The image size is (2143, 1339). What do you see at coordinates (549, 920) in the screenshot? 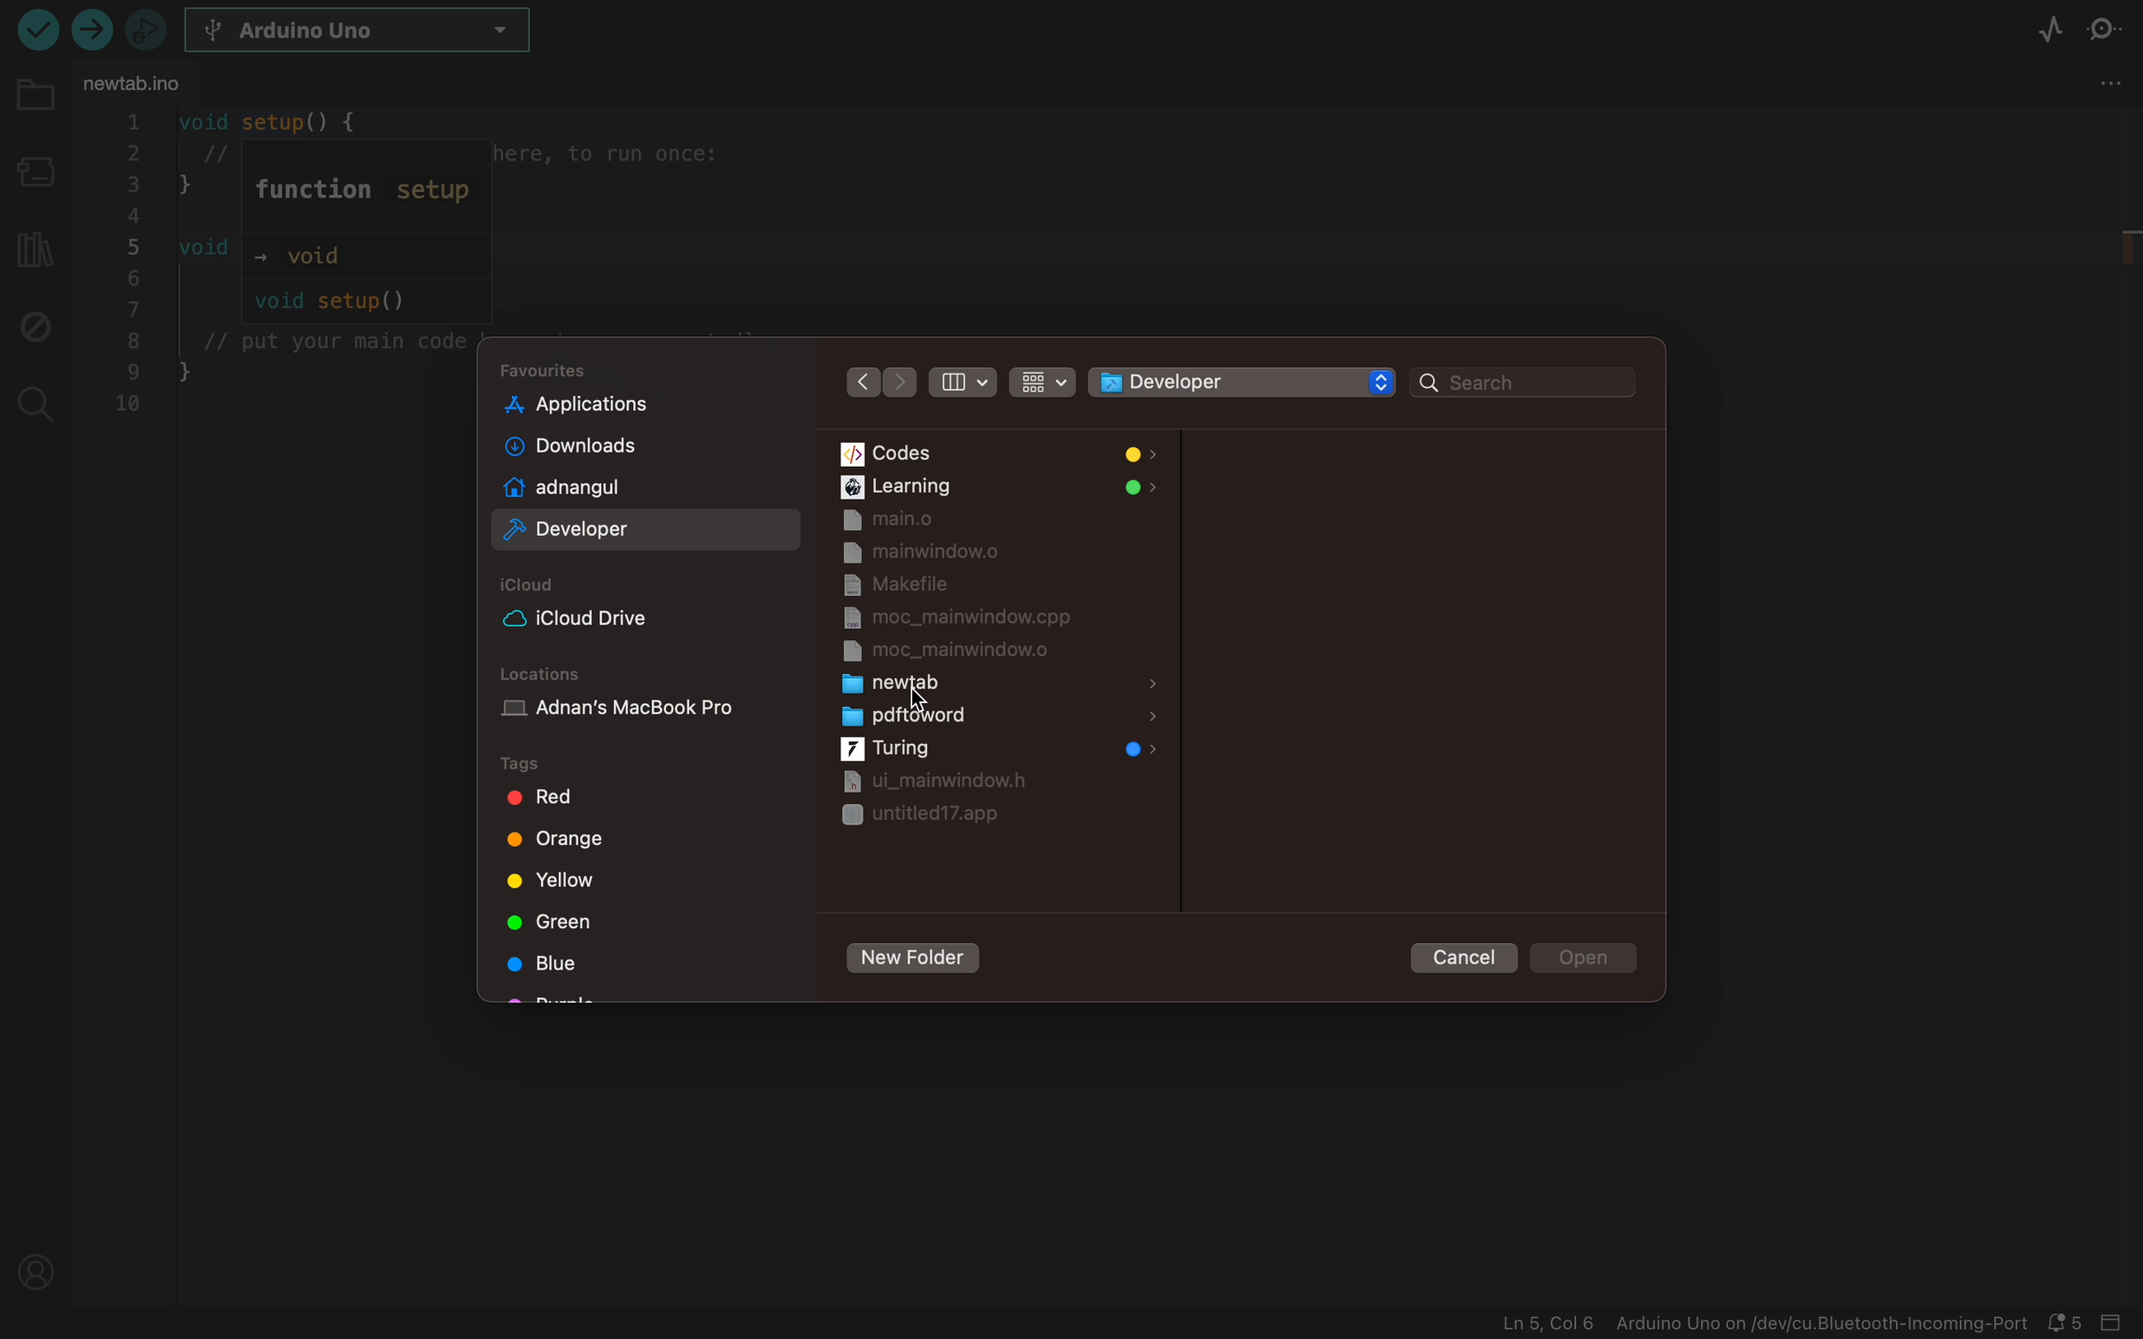
I see `tags` at bounding box center [549, 920].